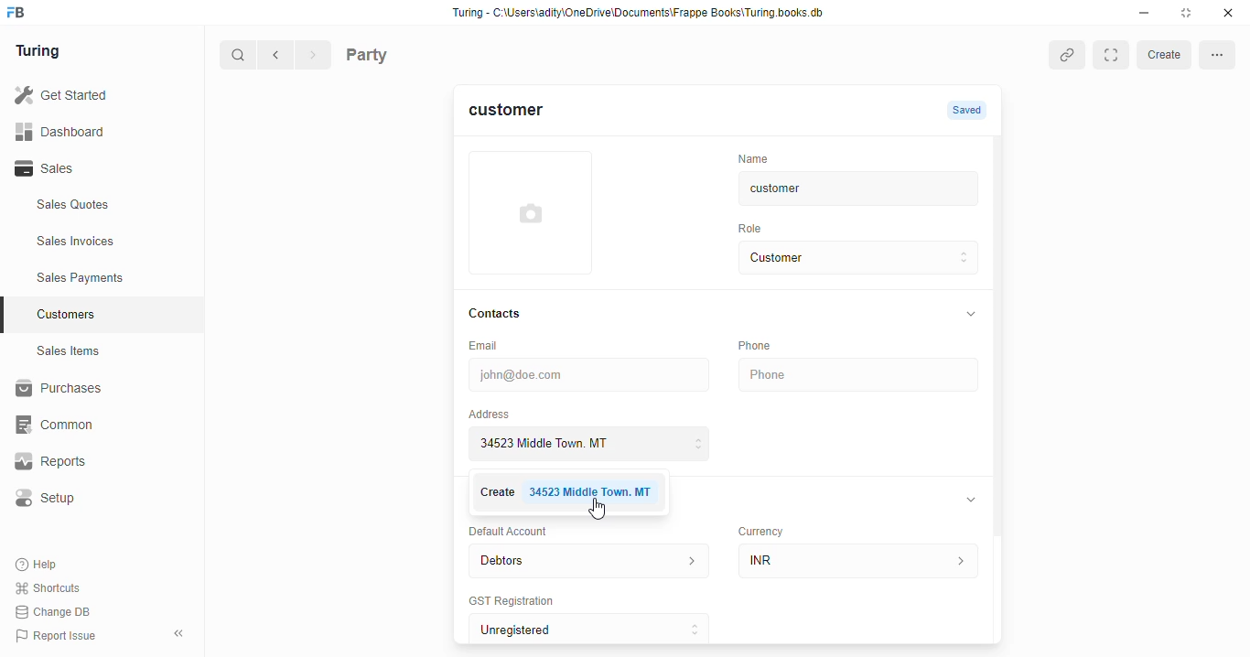 This screenshot has width=1250, height=657. What do you see at coordinates (598, 511) in the screenshot?
I see `cursor` at bounding box center [598, 511].